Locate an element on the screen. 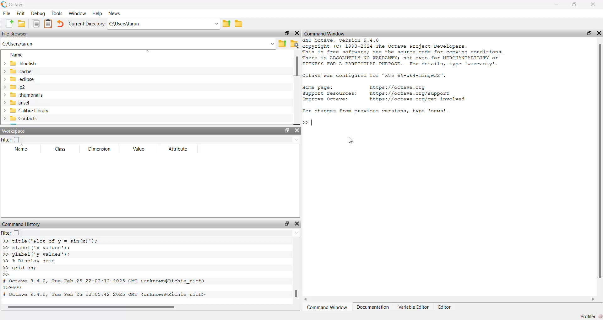 The width and height of the screenshot is (603, 320). down is located at coordinates (296, 139).